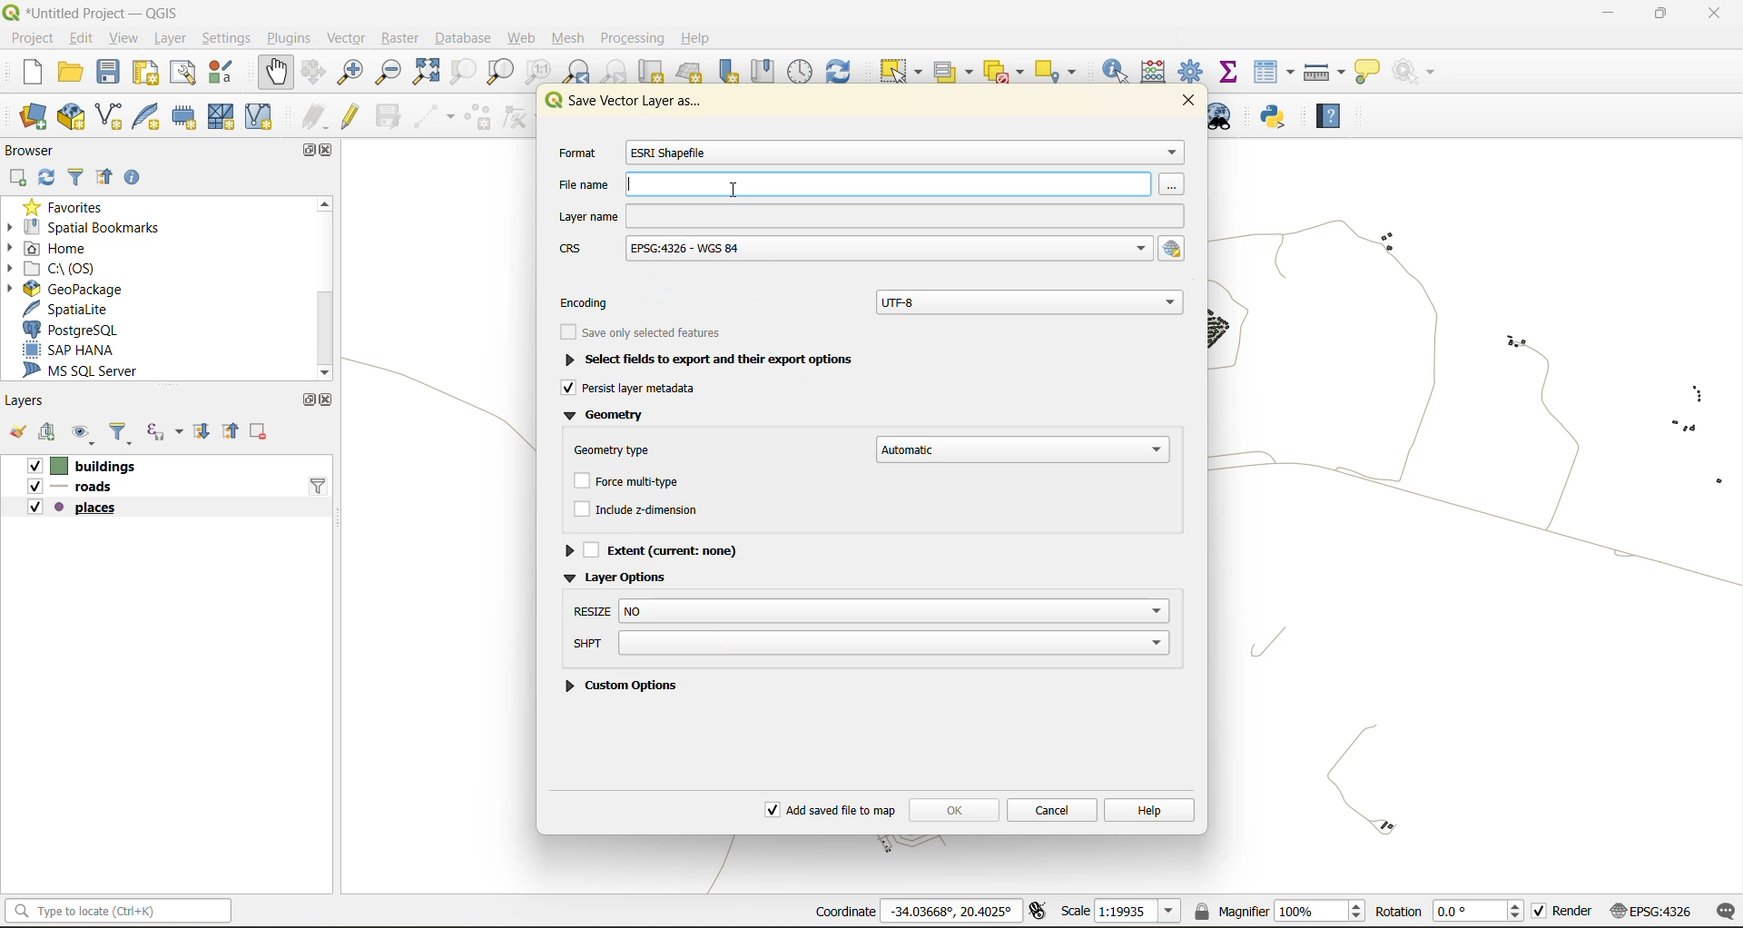 The image size is (1743, 928). I want to click on no action, so click(1422, 73).